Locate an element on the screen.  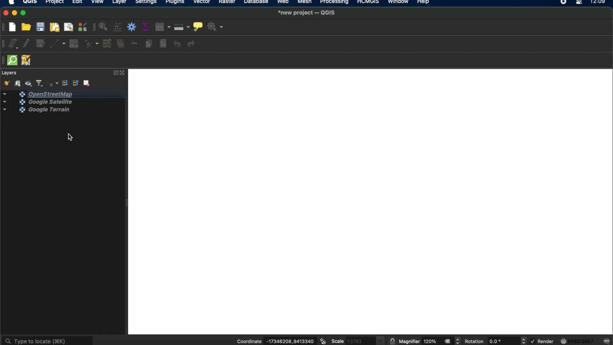
paste features is located at coordinates (164, 44).